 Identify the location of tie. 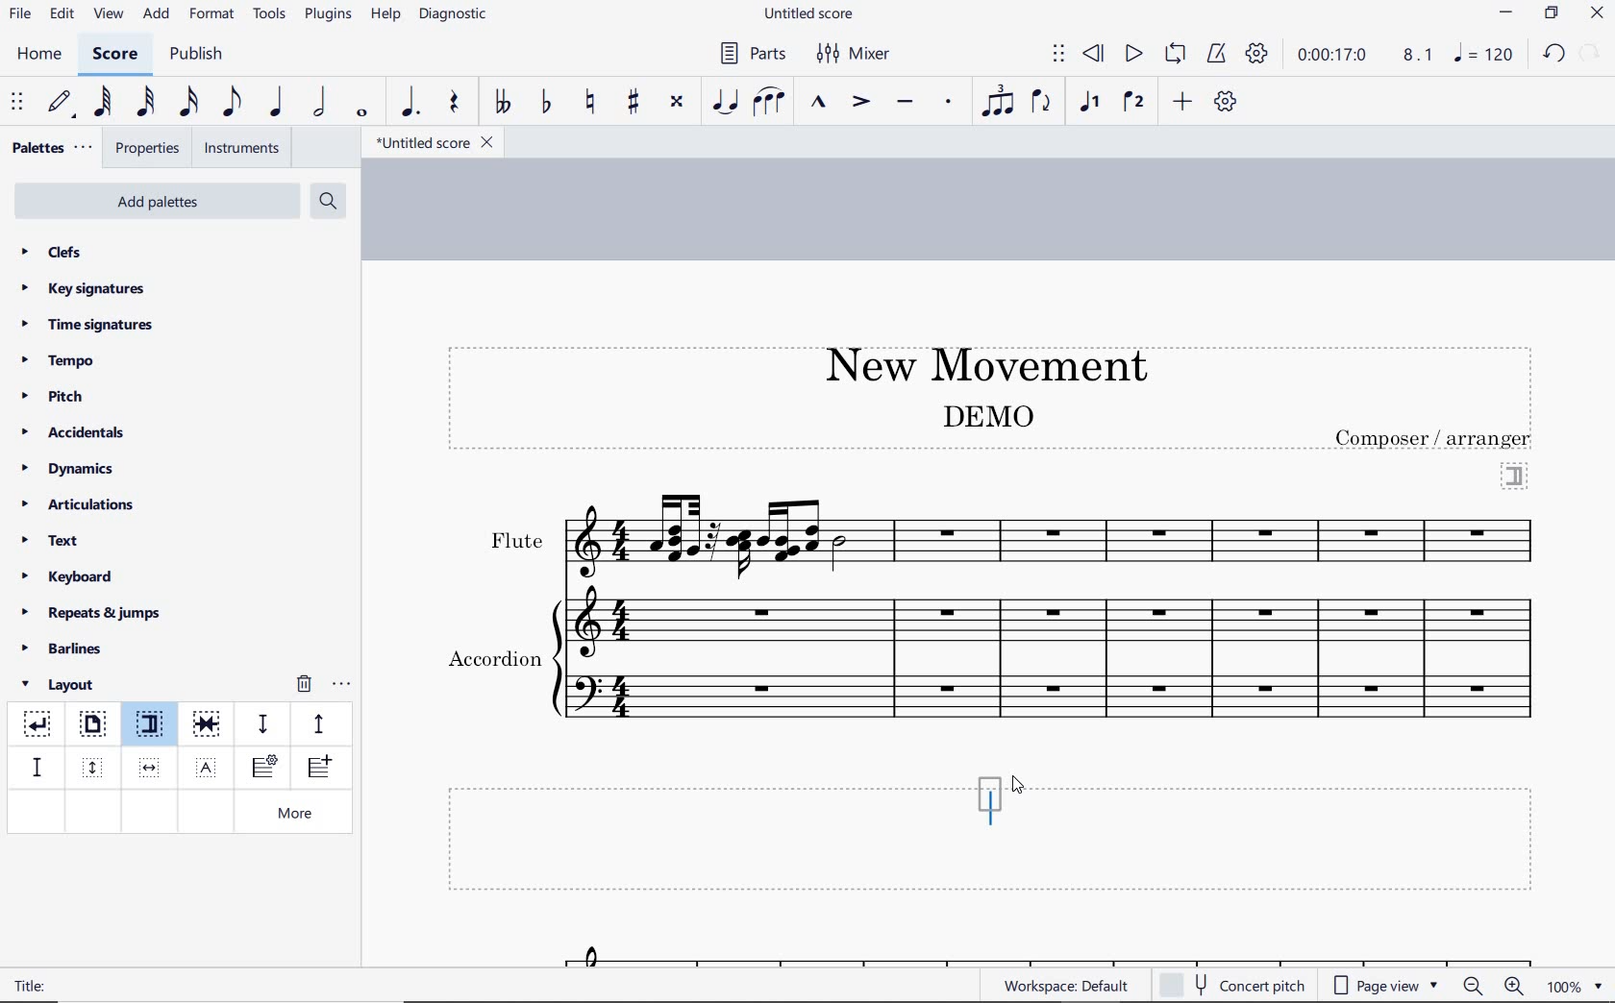
(727, 103).